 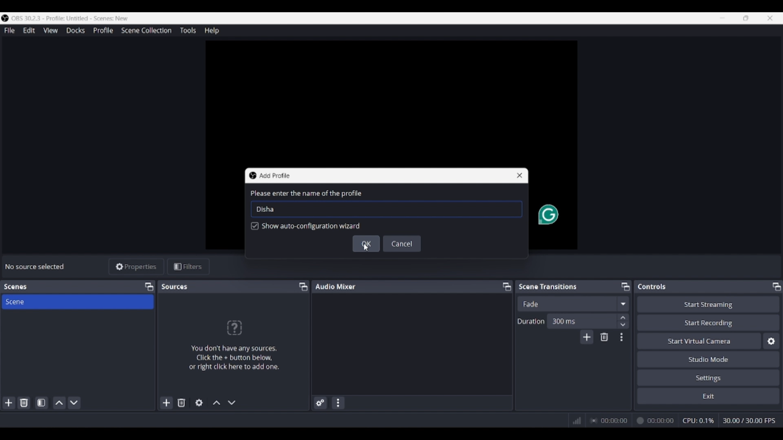 What do you see at coordinates (520, 176) in the screenshot?
I see `Close window` at bounding box center [520, 176].